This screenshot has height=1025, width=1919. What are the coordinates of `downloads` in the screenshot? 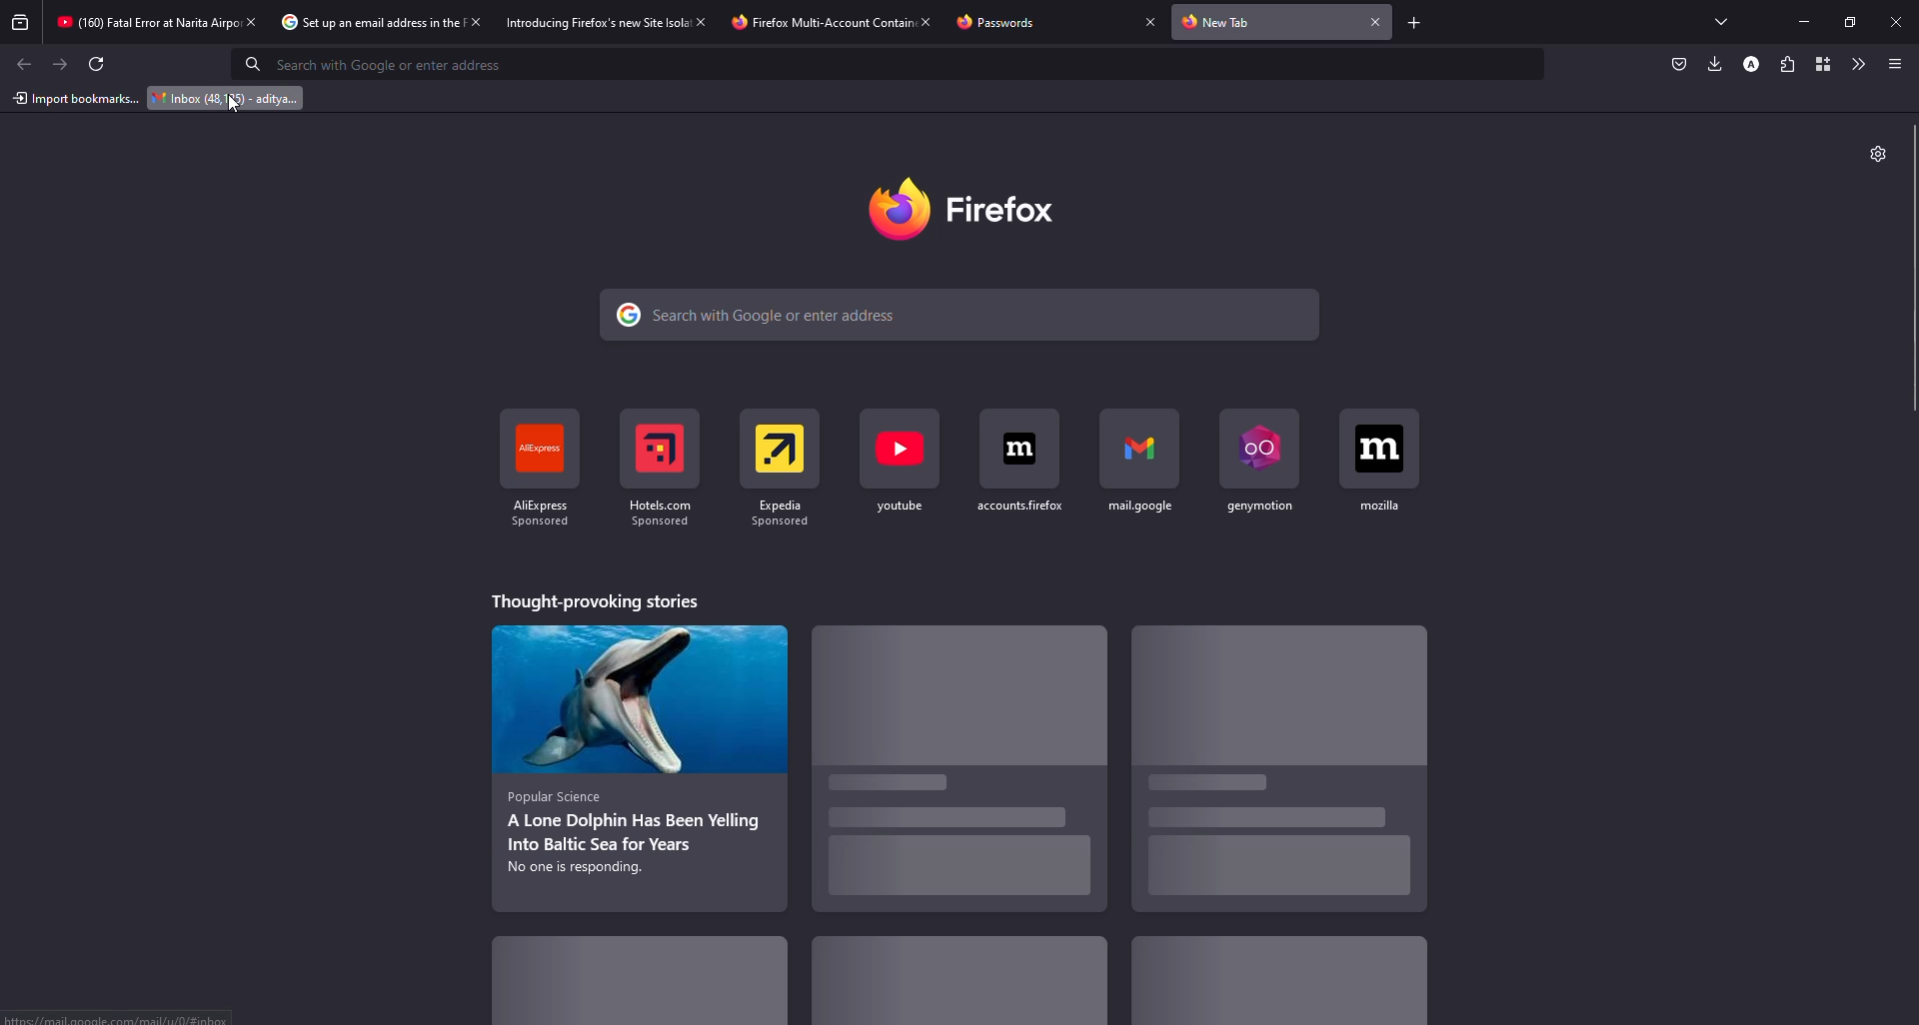 It's located at (1712, 64).